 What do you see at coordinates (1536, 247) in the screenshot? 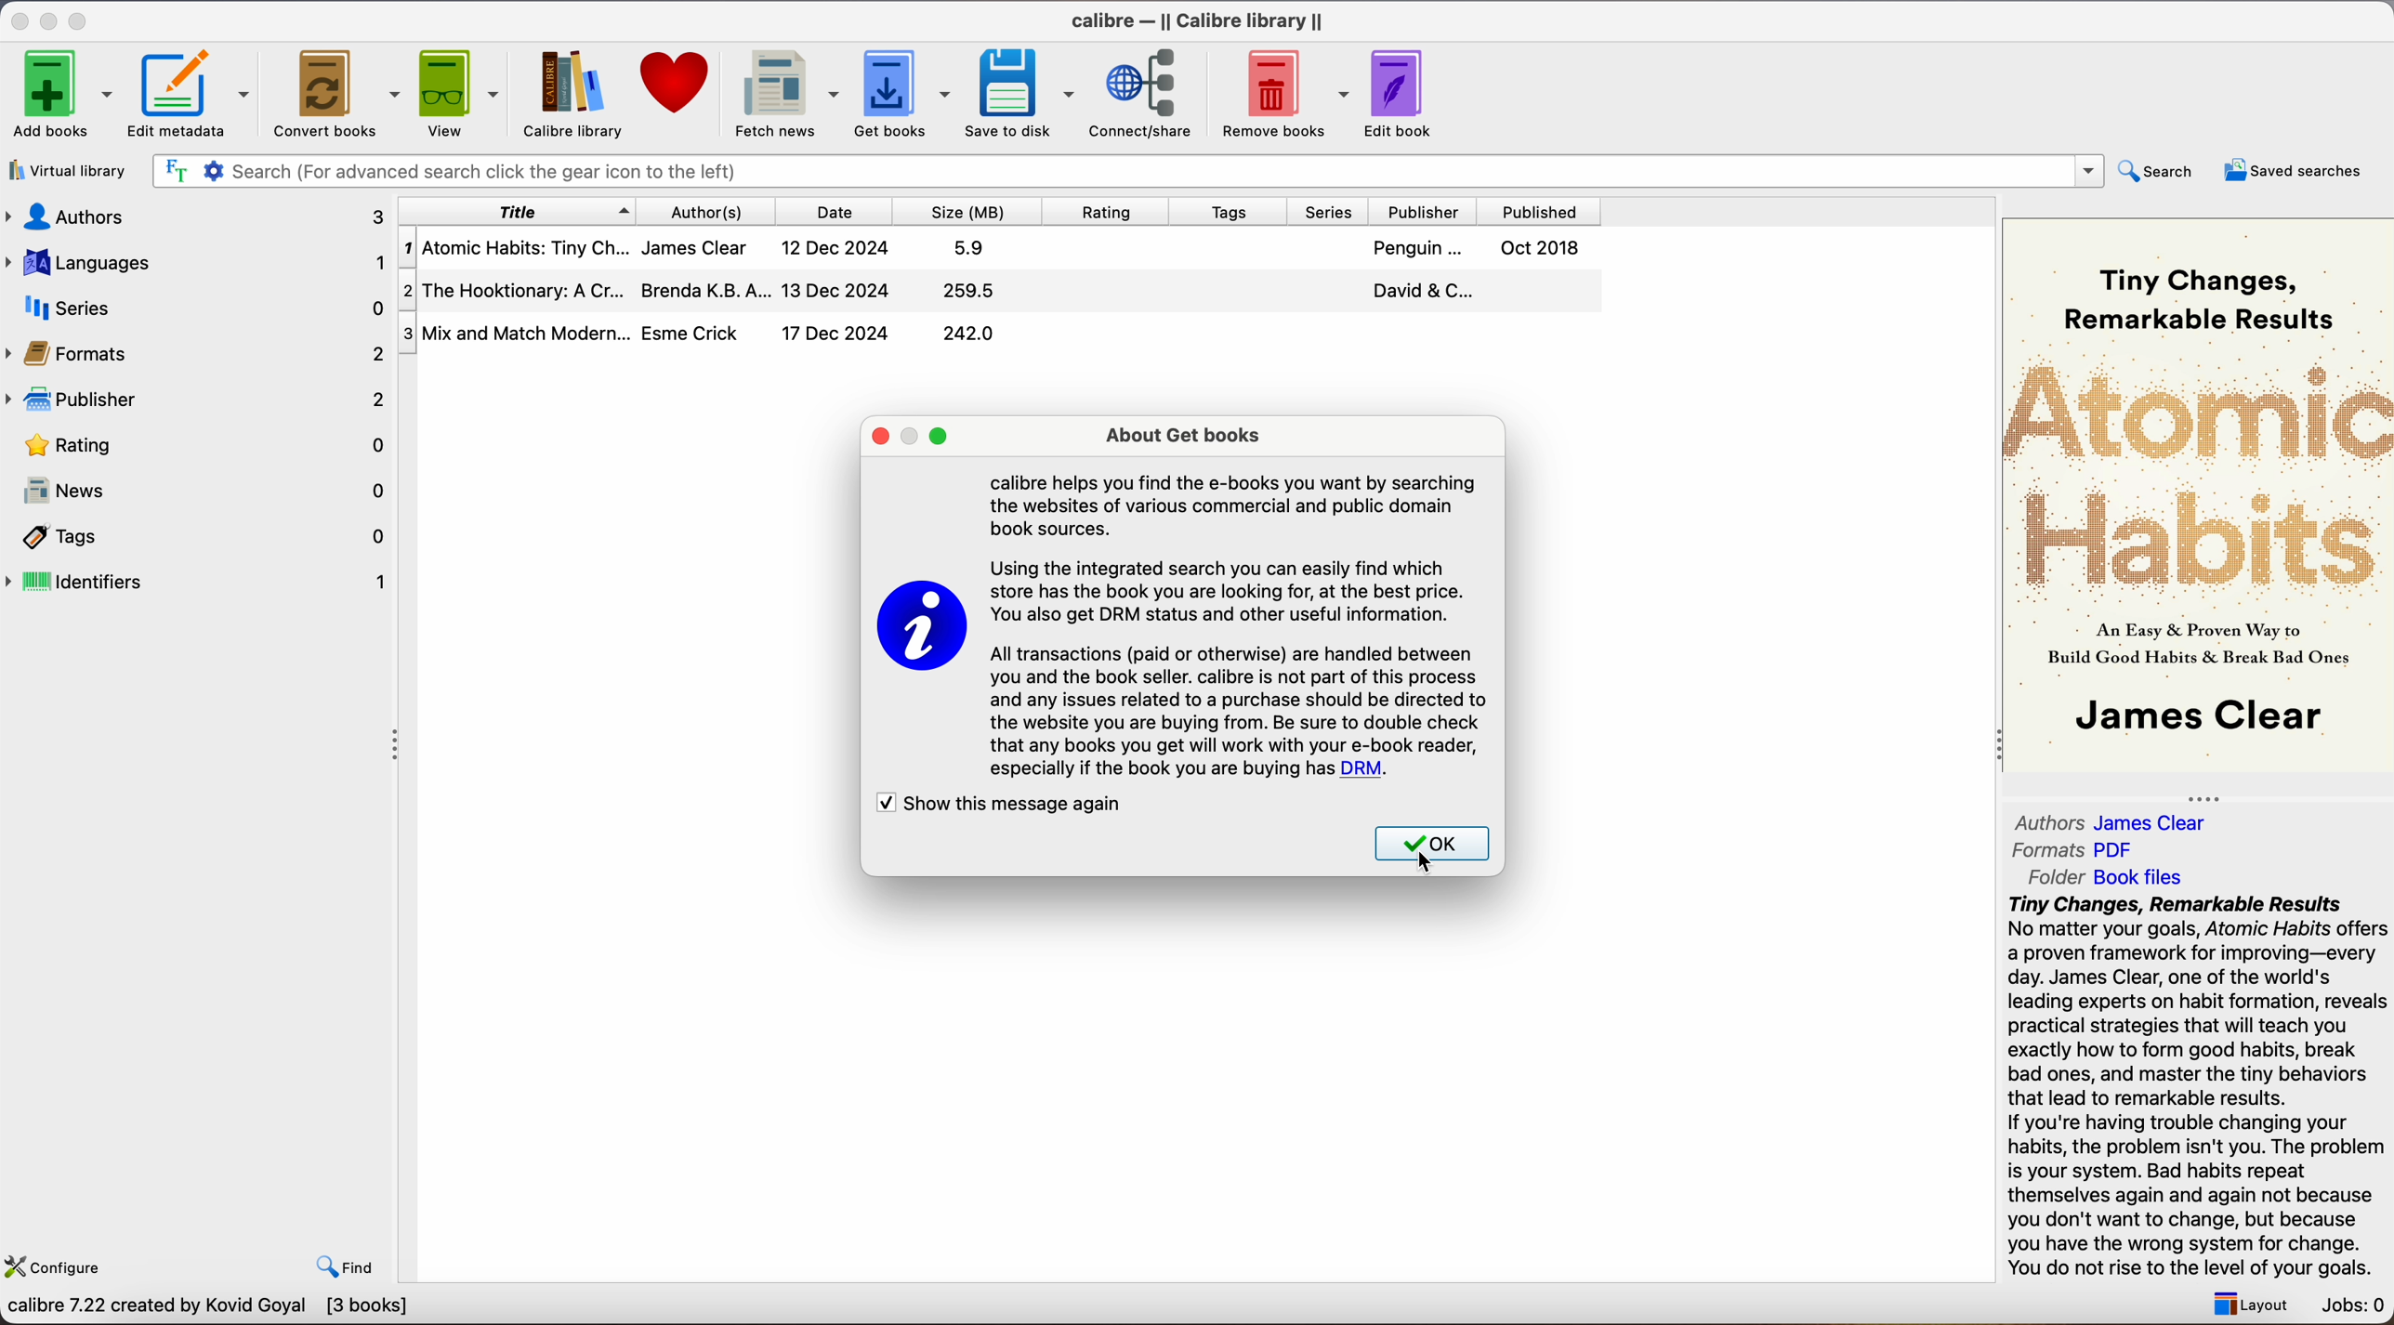
I see `Oct 2018` at bounding box center [1536, 247].